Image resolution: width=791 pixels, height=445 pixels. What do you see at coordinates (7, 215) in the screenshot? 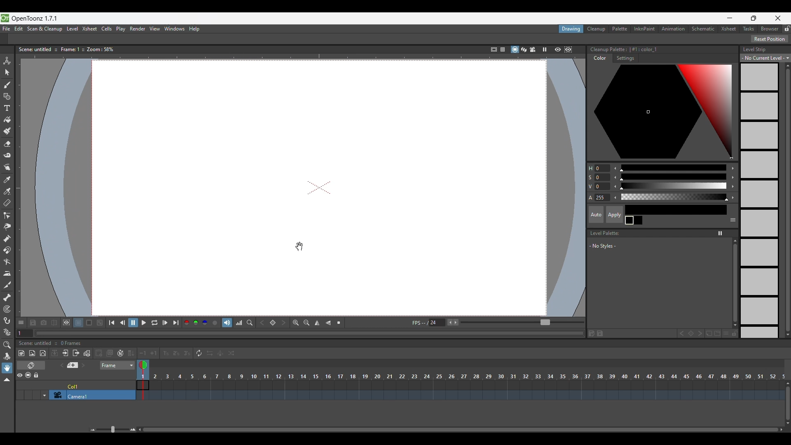
I see `Control point editor tool` at bounding box center [7, 215].